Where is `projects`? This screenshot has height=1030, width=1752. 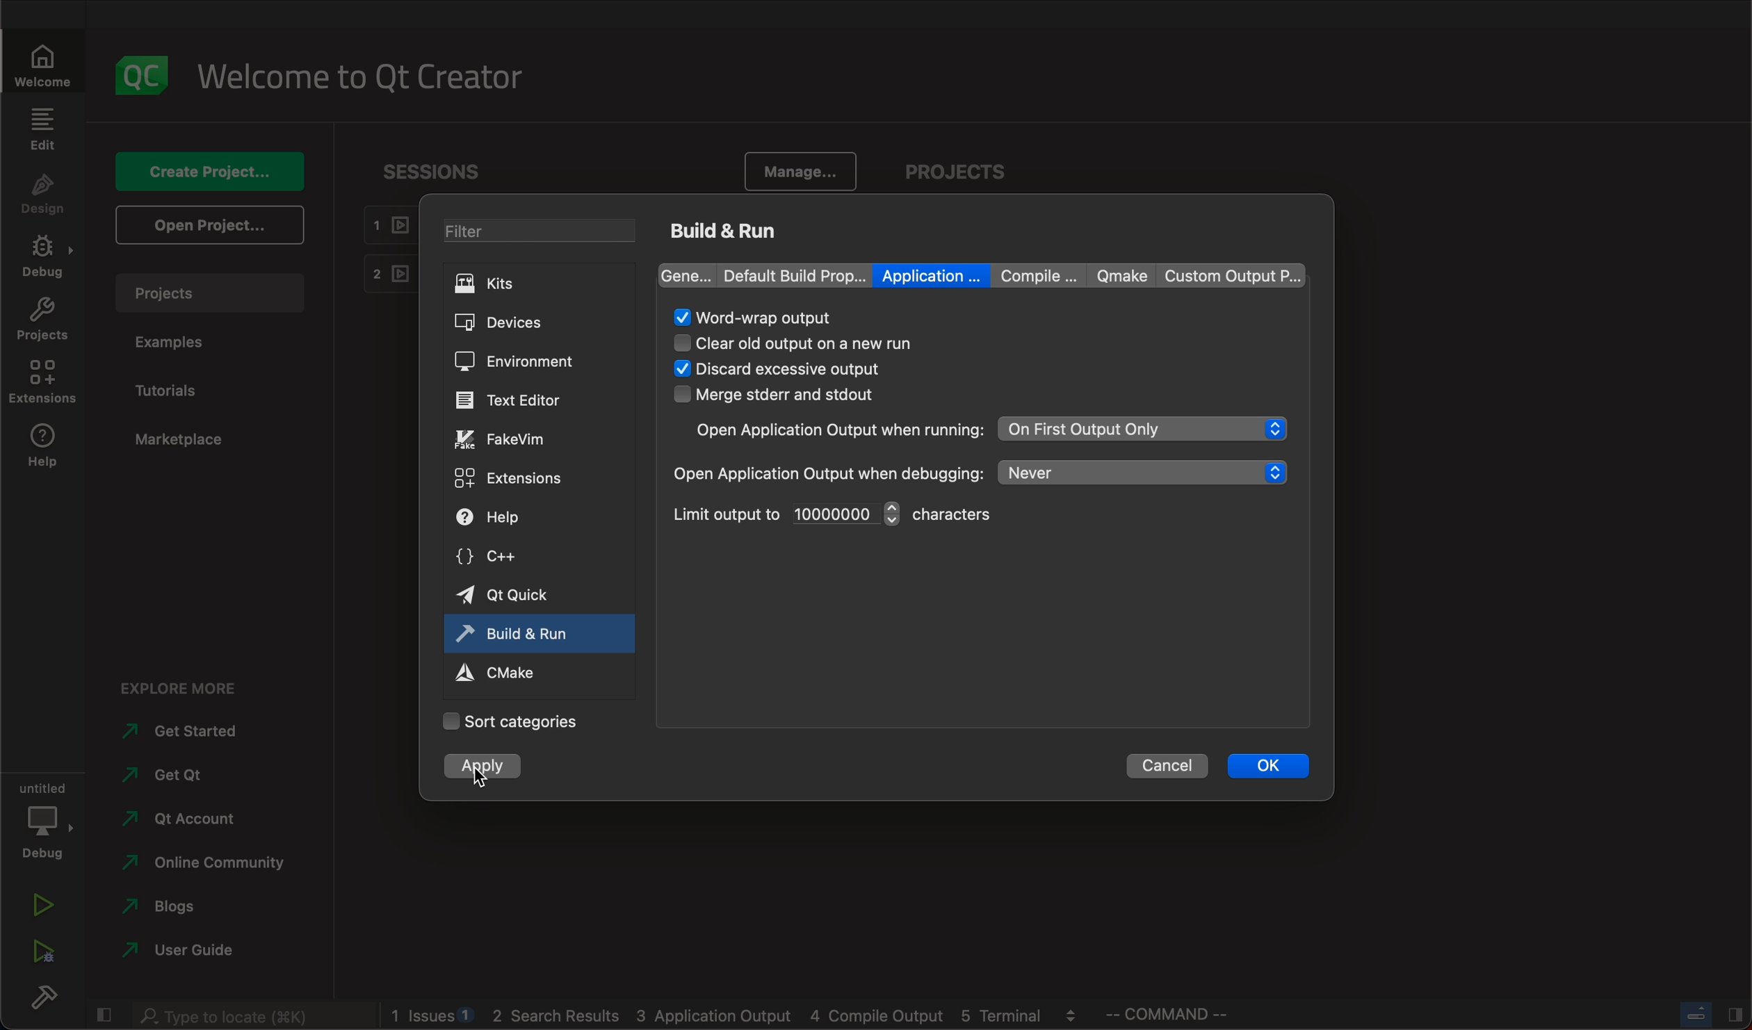
projects is located at coordinates (955, 160).